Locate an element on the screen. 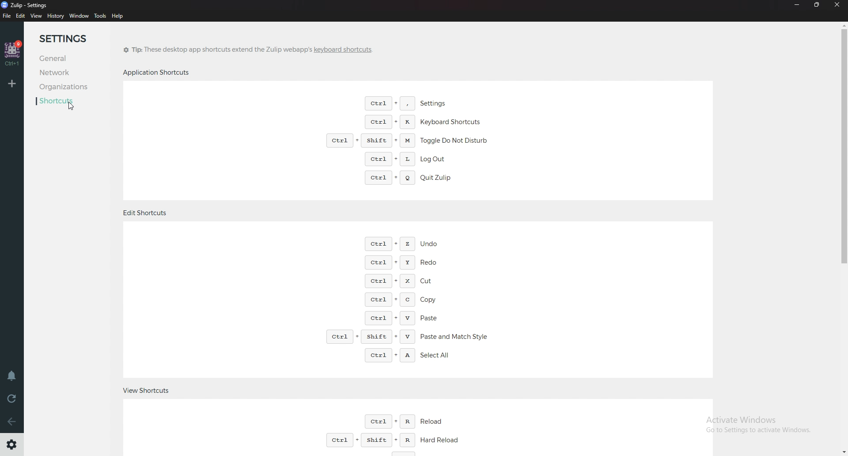 This screenshot has width=848, height=456. General is located at coordinates (71, 57).